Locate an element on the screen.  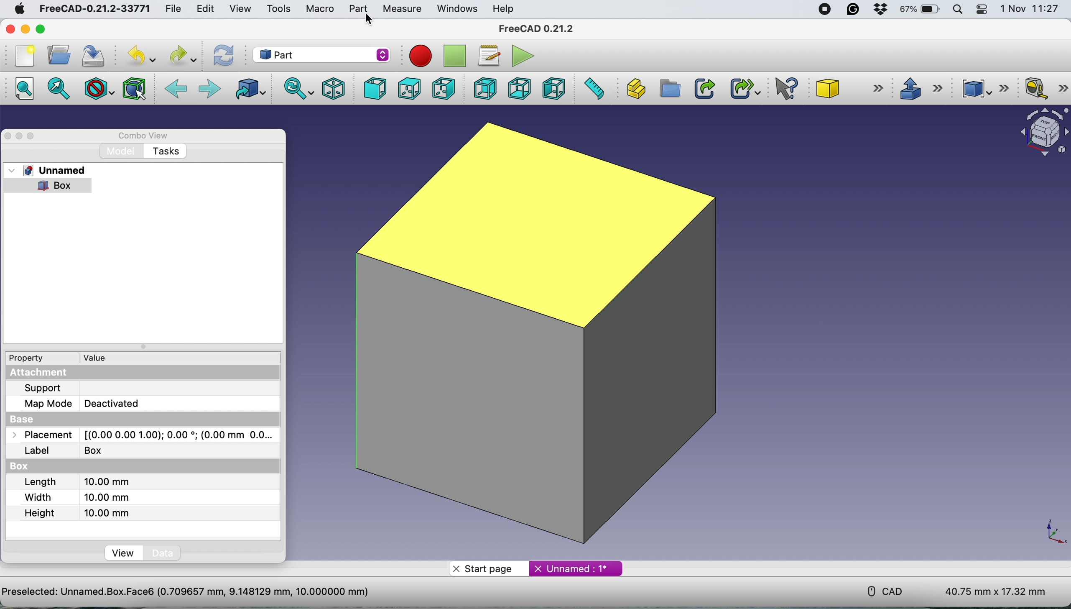
new is located at coordinates (25, 56).